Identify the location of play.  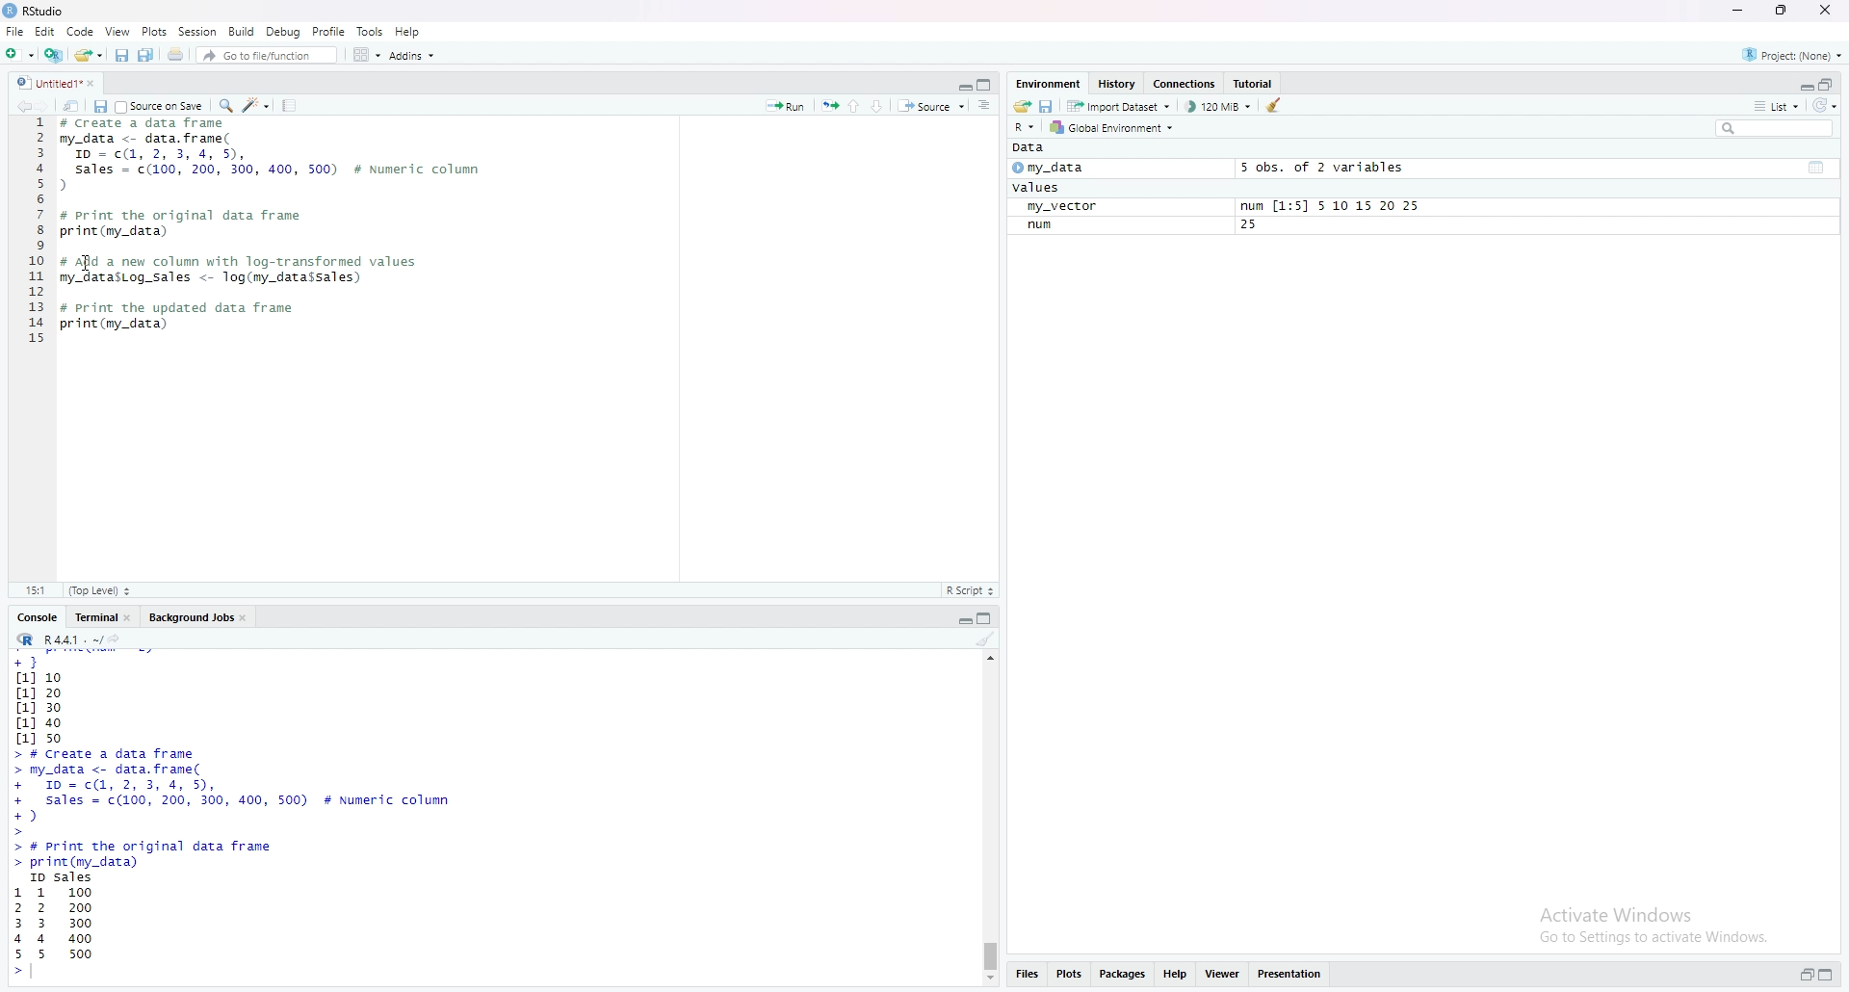
(1016, 170).